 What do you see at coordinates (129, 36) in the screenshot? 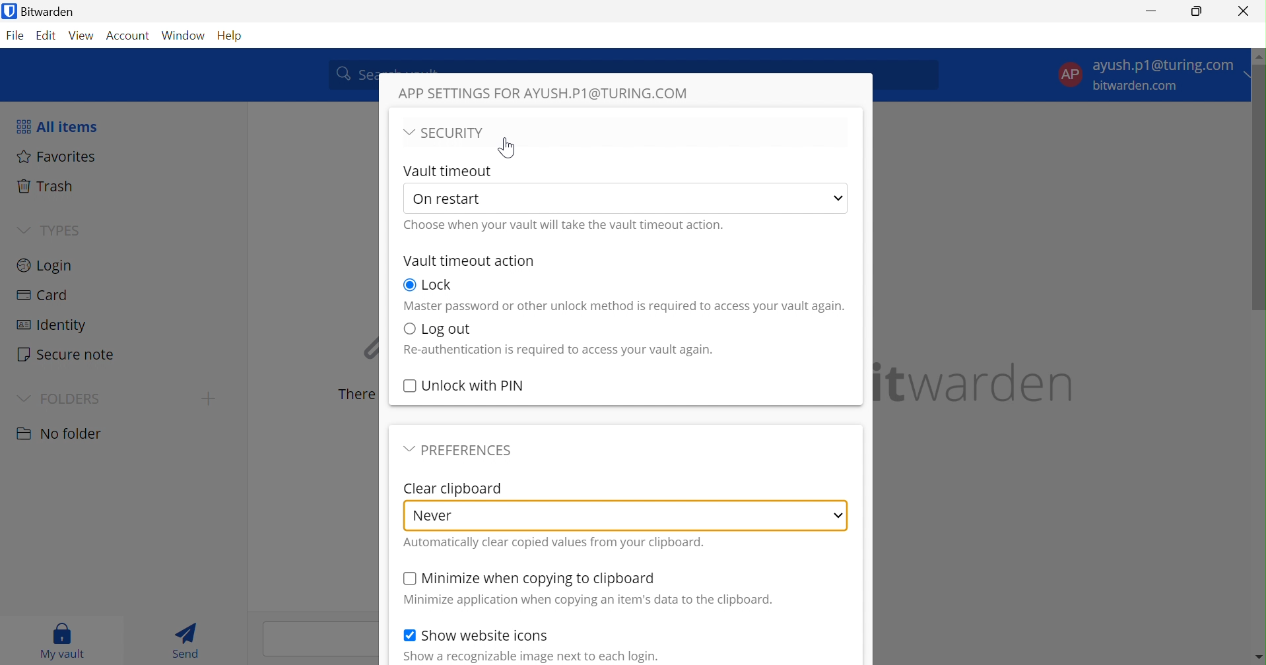
I see `Account` at bounding box center [129, 36].